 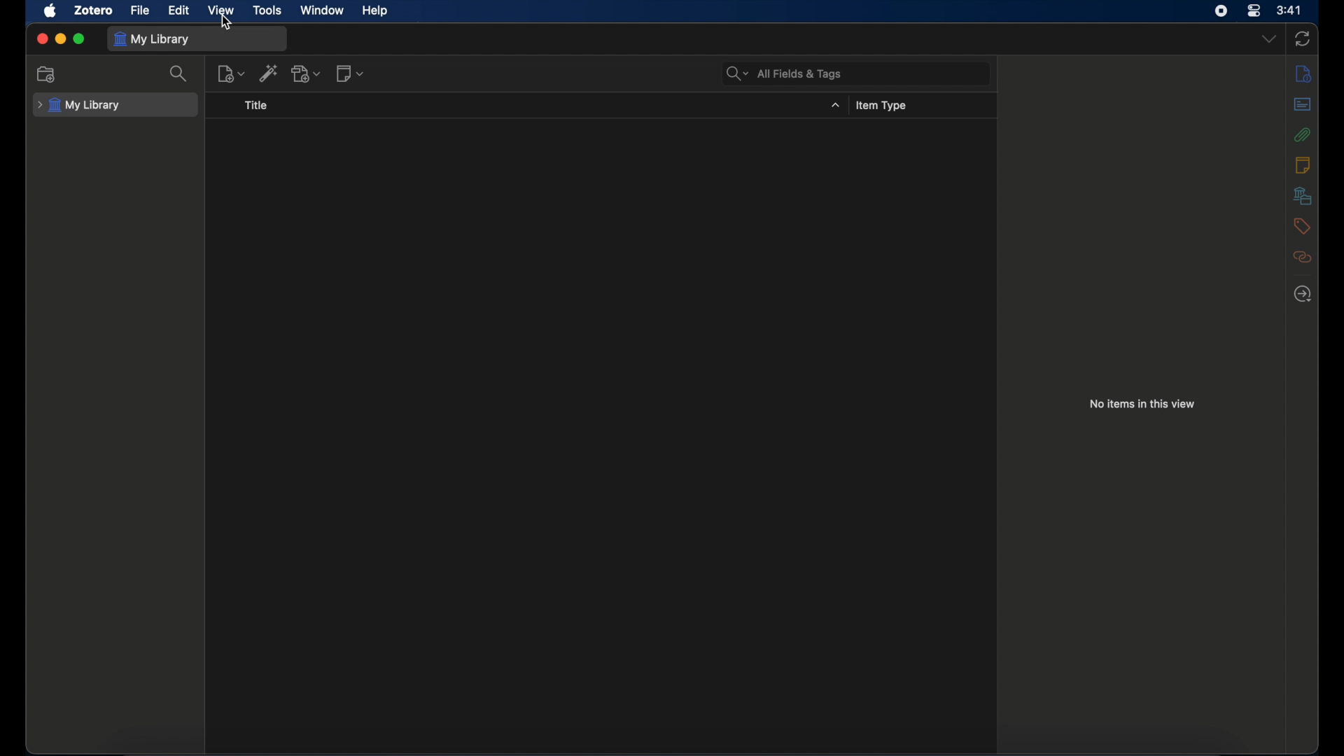 What do you see at coordinates (179, 10) in the screenshot?
I see `edit` at bounding box center [179, 10].